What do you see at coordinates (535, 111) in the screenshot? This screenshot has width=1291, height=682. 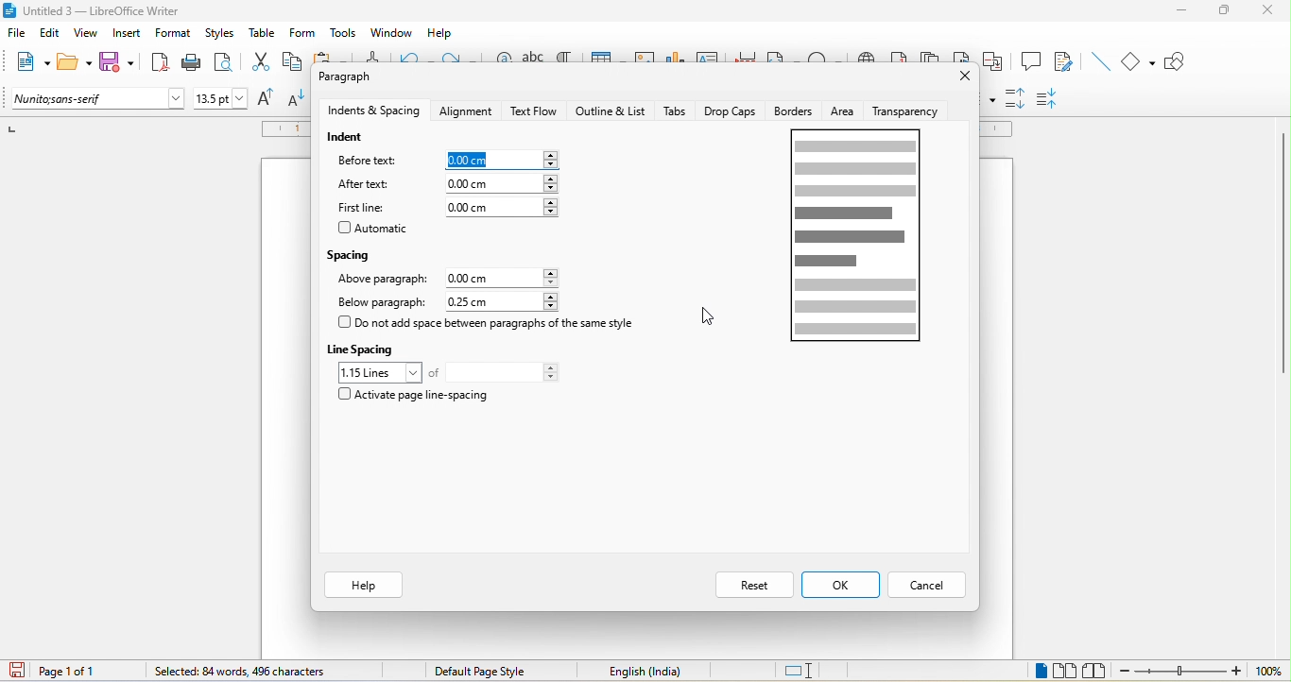 I see `text flow` at bounding box center [535, 111].